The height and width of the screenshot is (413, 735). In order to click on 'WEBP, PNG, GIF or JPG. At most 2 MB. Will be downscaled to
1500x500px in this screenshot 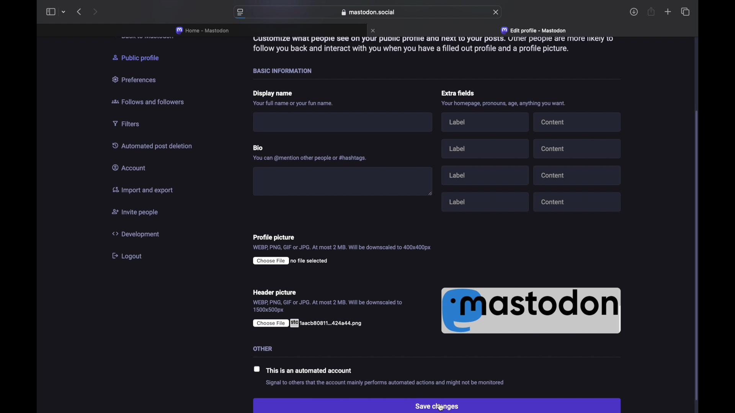, I will do `click(328, 306)`.